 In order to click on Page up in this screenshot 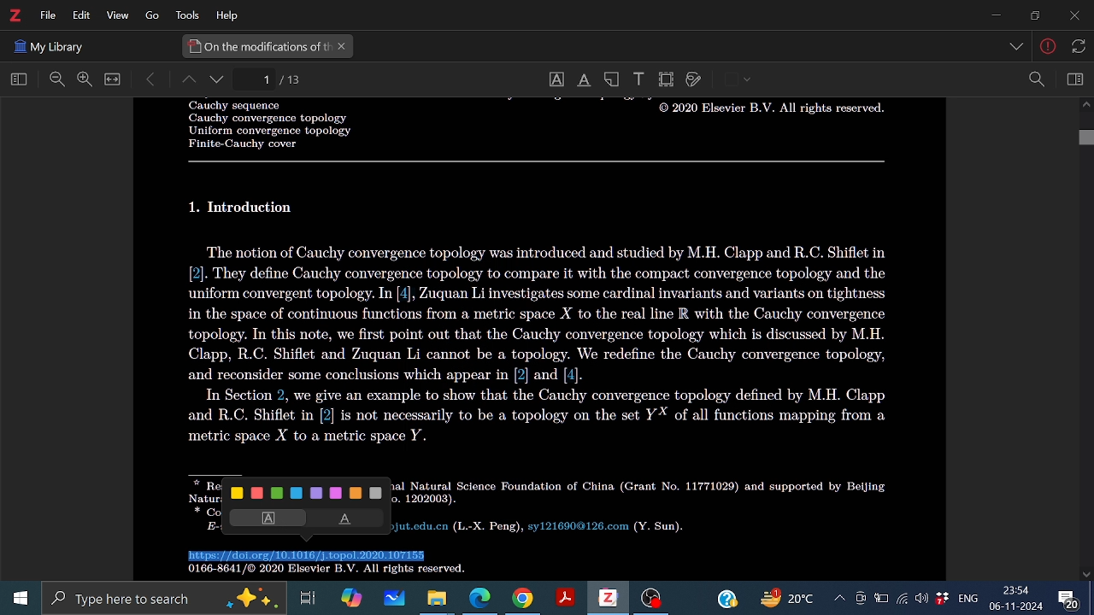, I will do `click(187, 81)`.